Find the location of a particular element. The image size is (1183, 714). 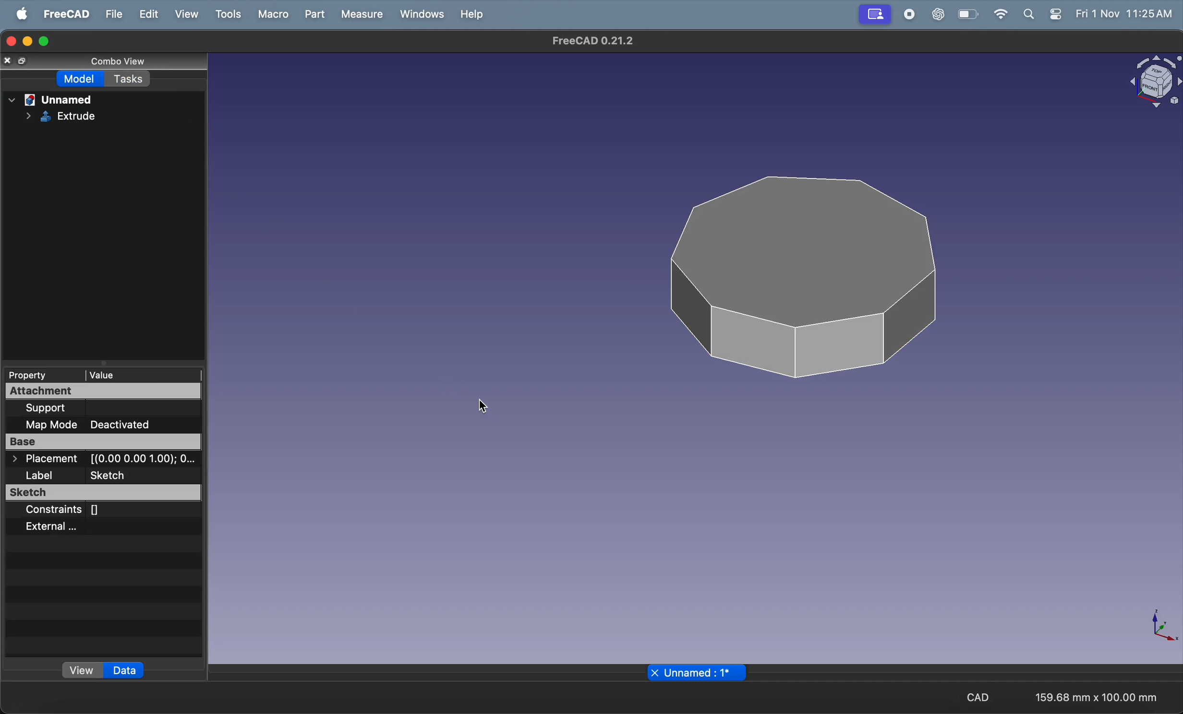

apple menu is located at coordinates (19, 13).